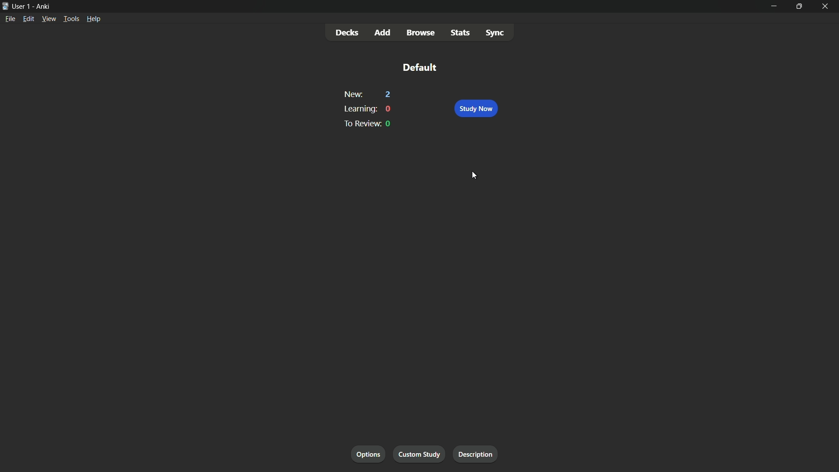 This screenshot has height=472, width=839. What do you see at coordinates (381, 32) in the screenshot?
I see `add` at bounding box center [381, 32].